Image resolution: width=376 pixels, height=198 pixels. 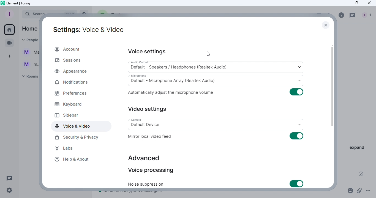 I want to click on Close, so click(x=325, y=24).